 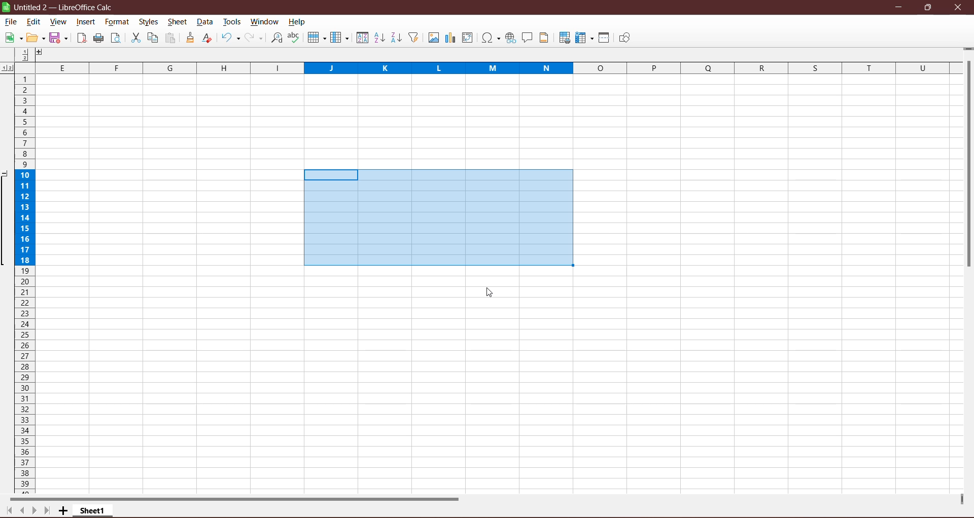 What do you see at coordinates (232, 21) in the screenshot?
I see `Tools` at bounding box center [232, 21].